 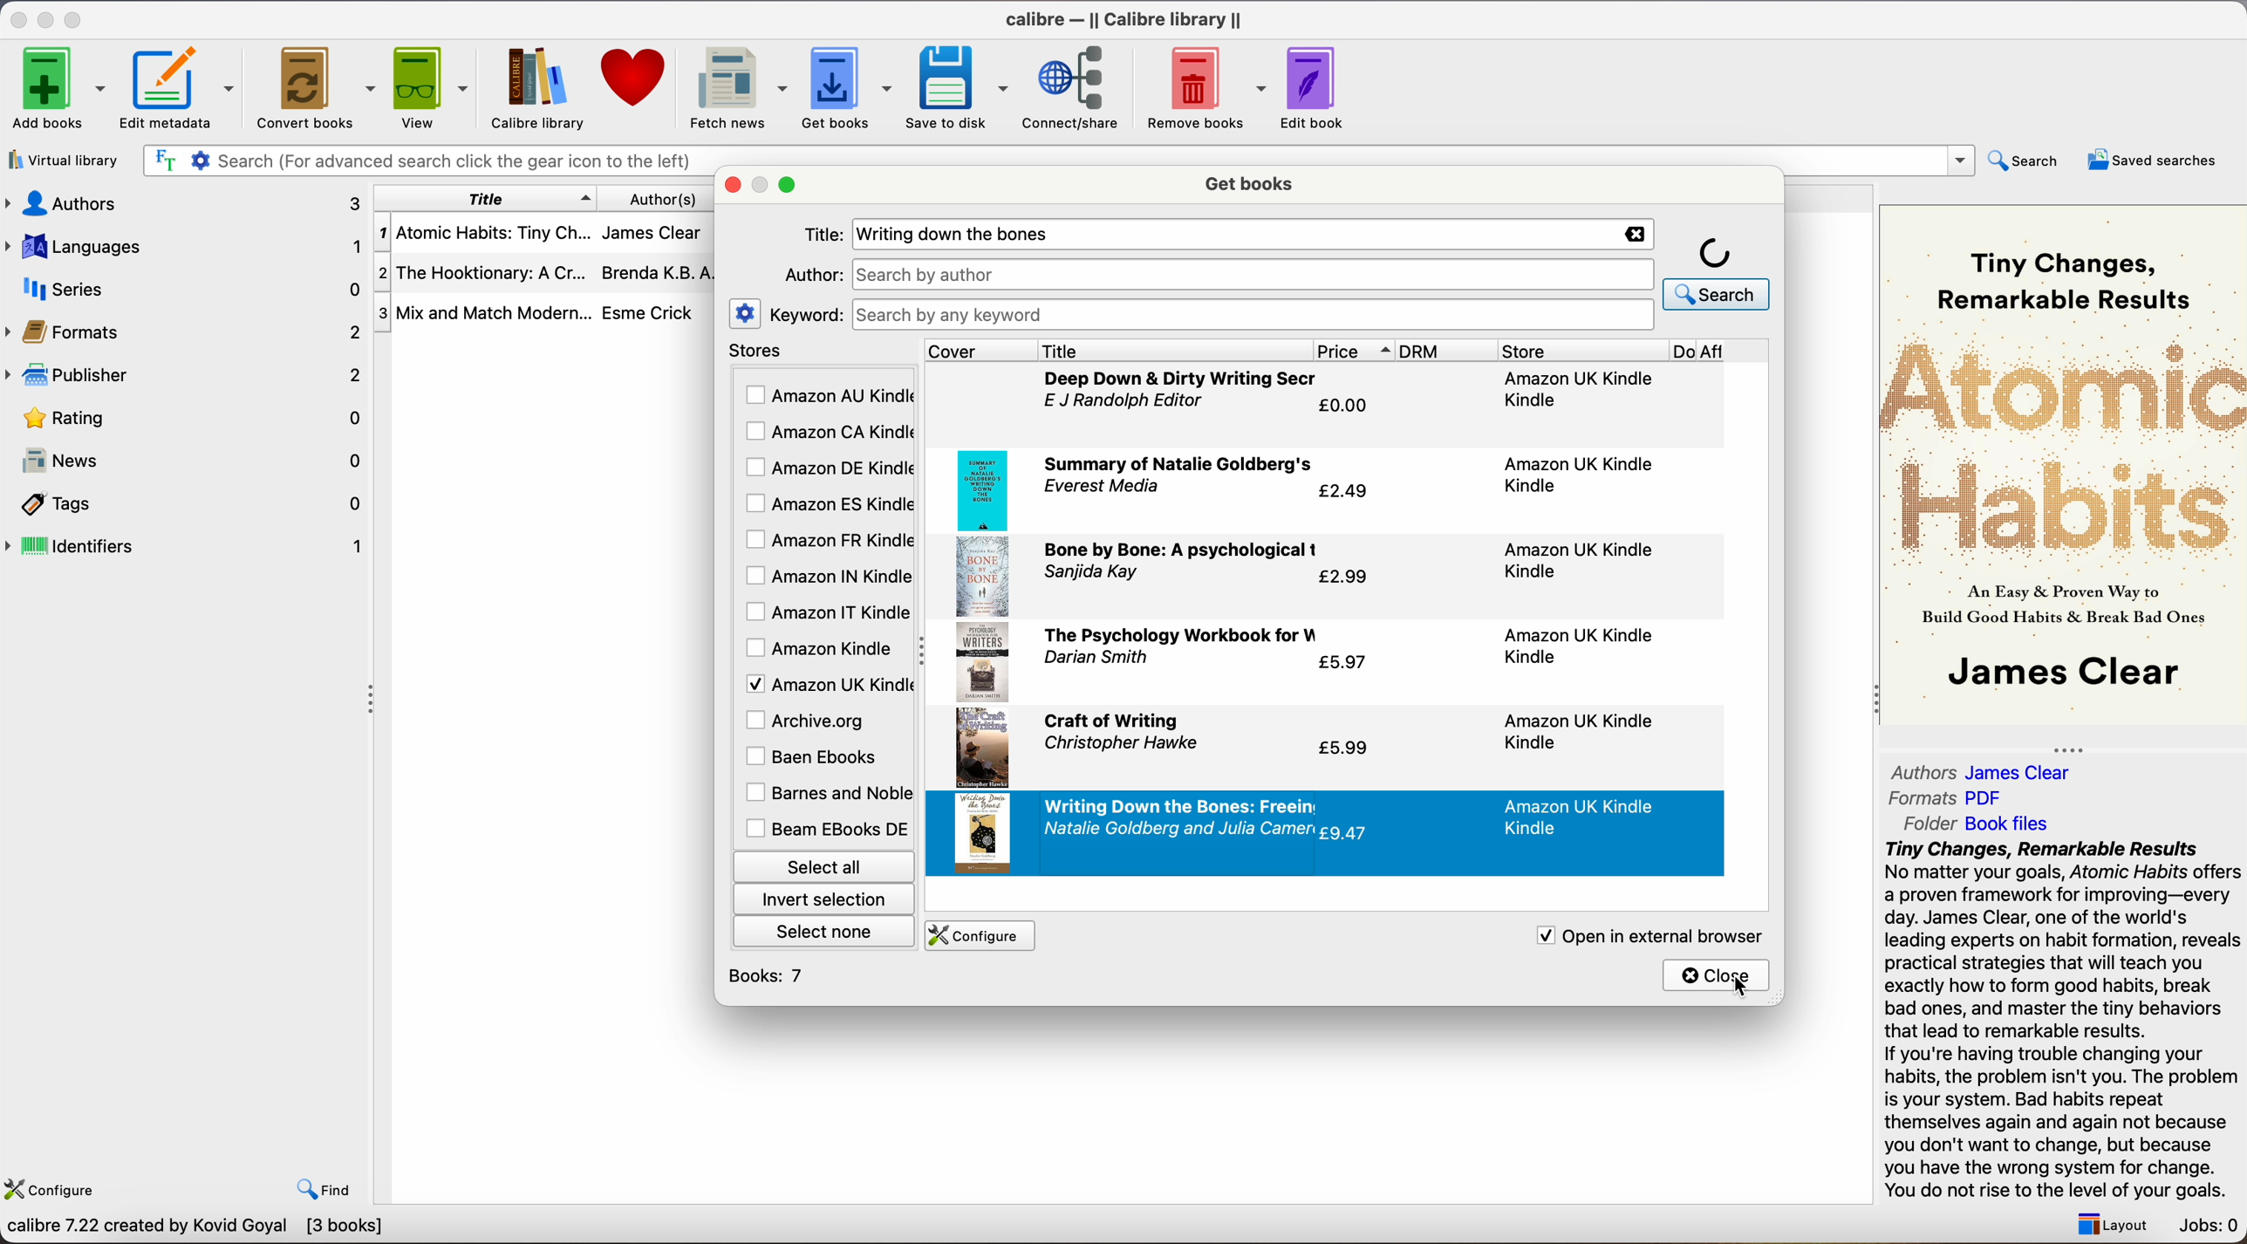 I want to click on book icon, so click(x=982, y=833).